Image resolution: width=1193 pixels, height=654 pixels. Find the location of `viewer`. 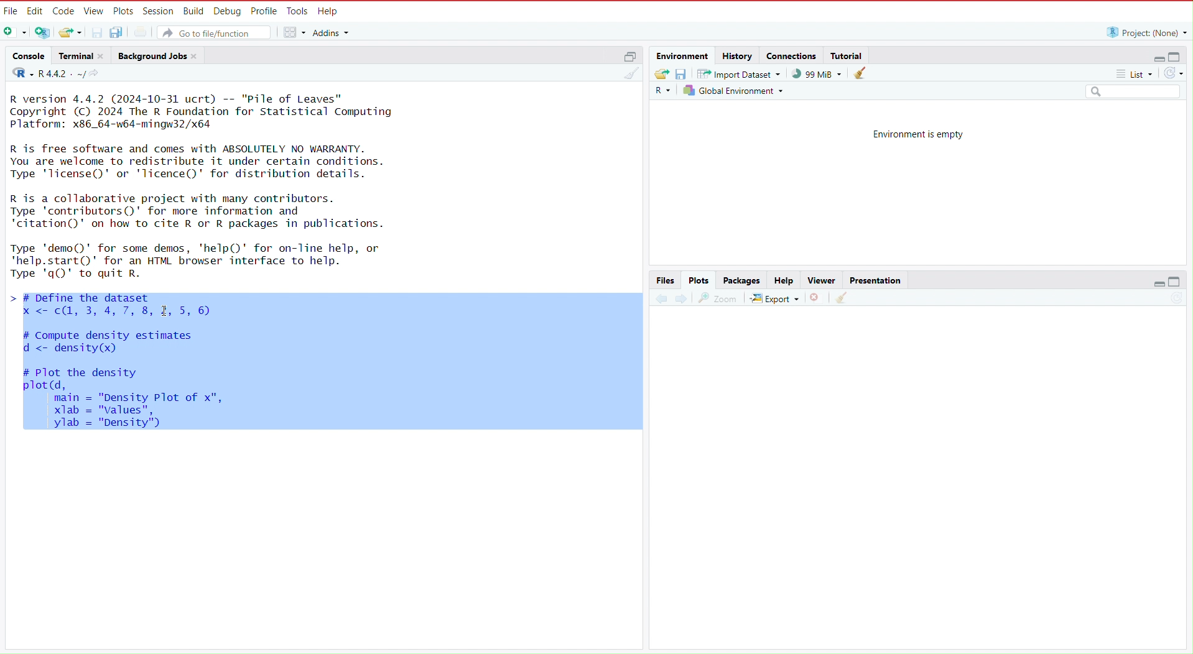

viewer is located at coordinates (818, 279).